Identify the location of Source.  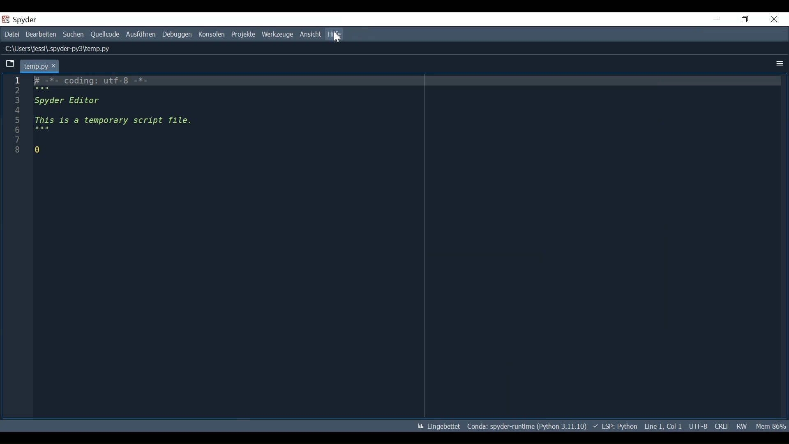
(105, 35).